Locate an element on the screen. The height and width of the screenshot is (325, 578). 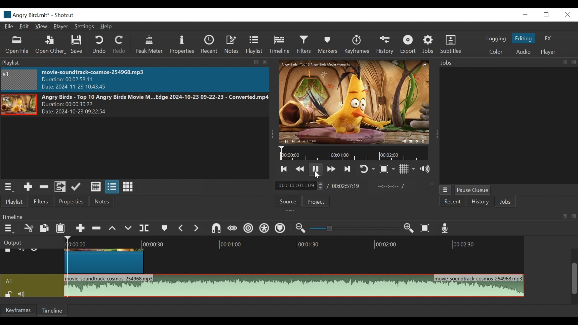
 is located at coordinates (413, 205).